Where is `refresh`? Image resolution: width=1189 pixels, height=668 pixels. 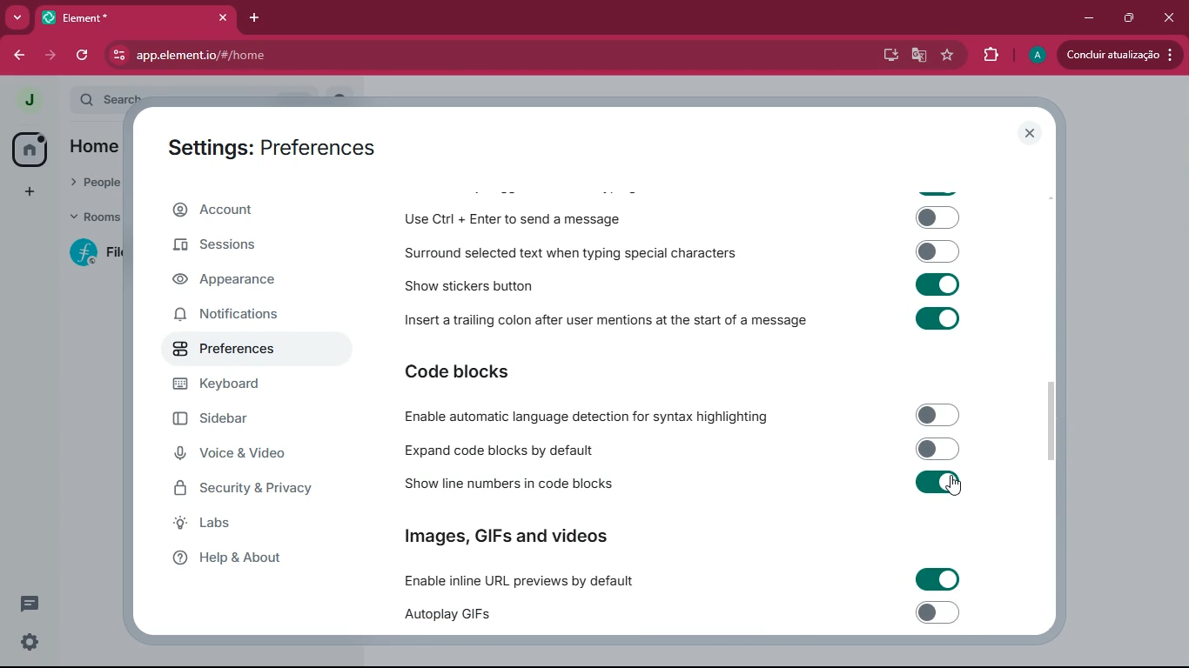
refresh is located at coordinates (85, 55).